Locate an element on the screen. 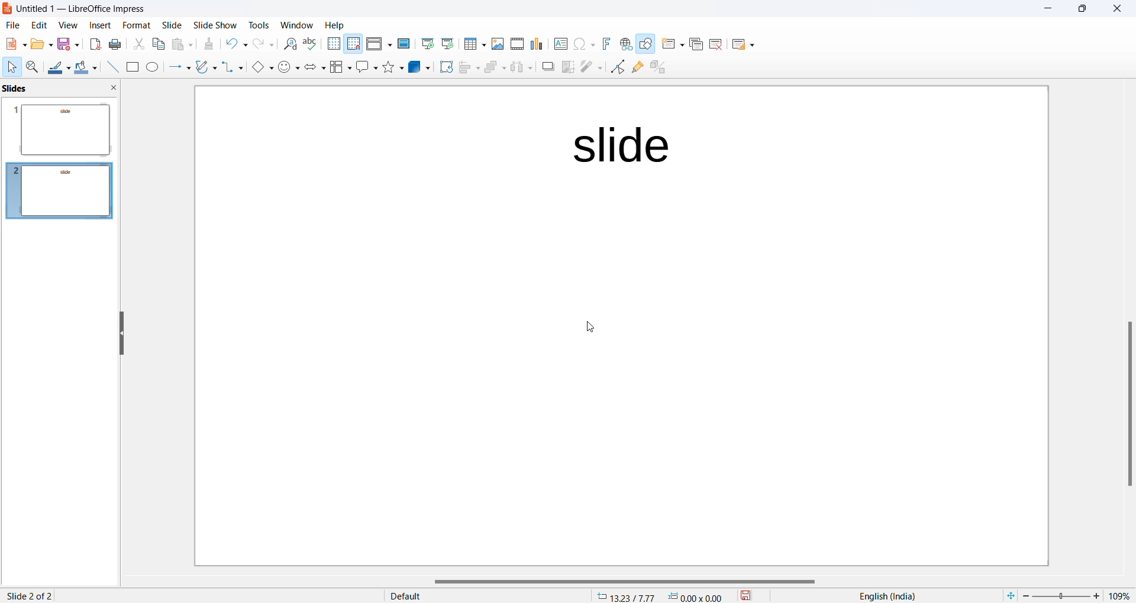 This screenshot has width=1136, height=603. Arrange is located at coordinates (492, 69).